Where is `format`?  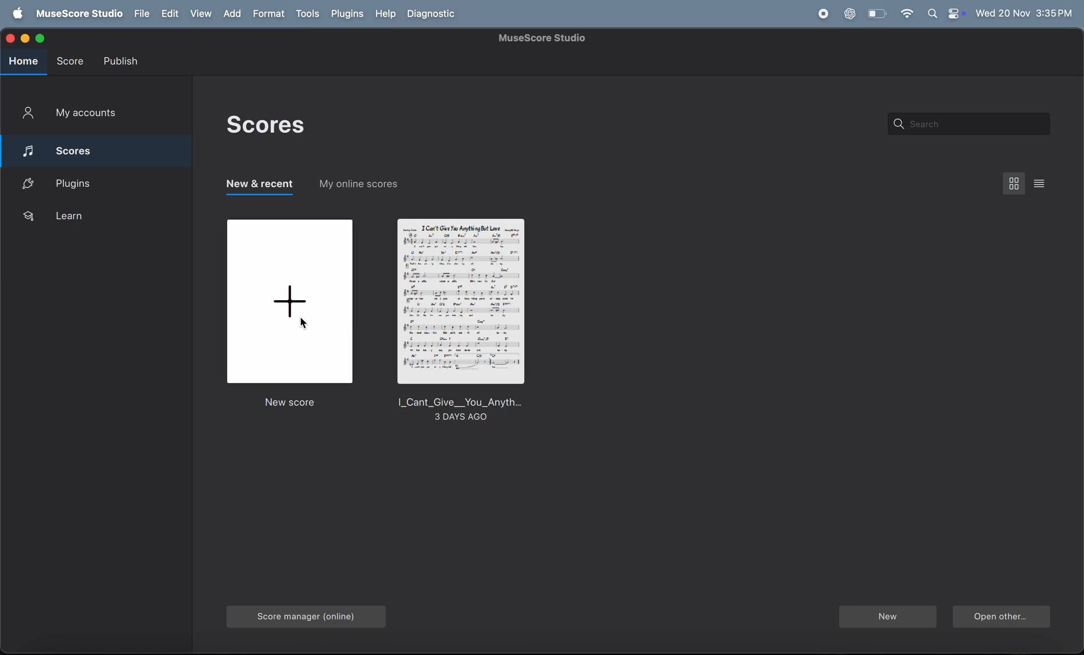 format is located at coordinates (271, 14).